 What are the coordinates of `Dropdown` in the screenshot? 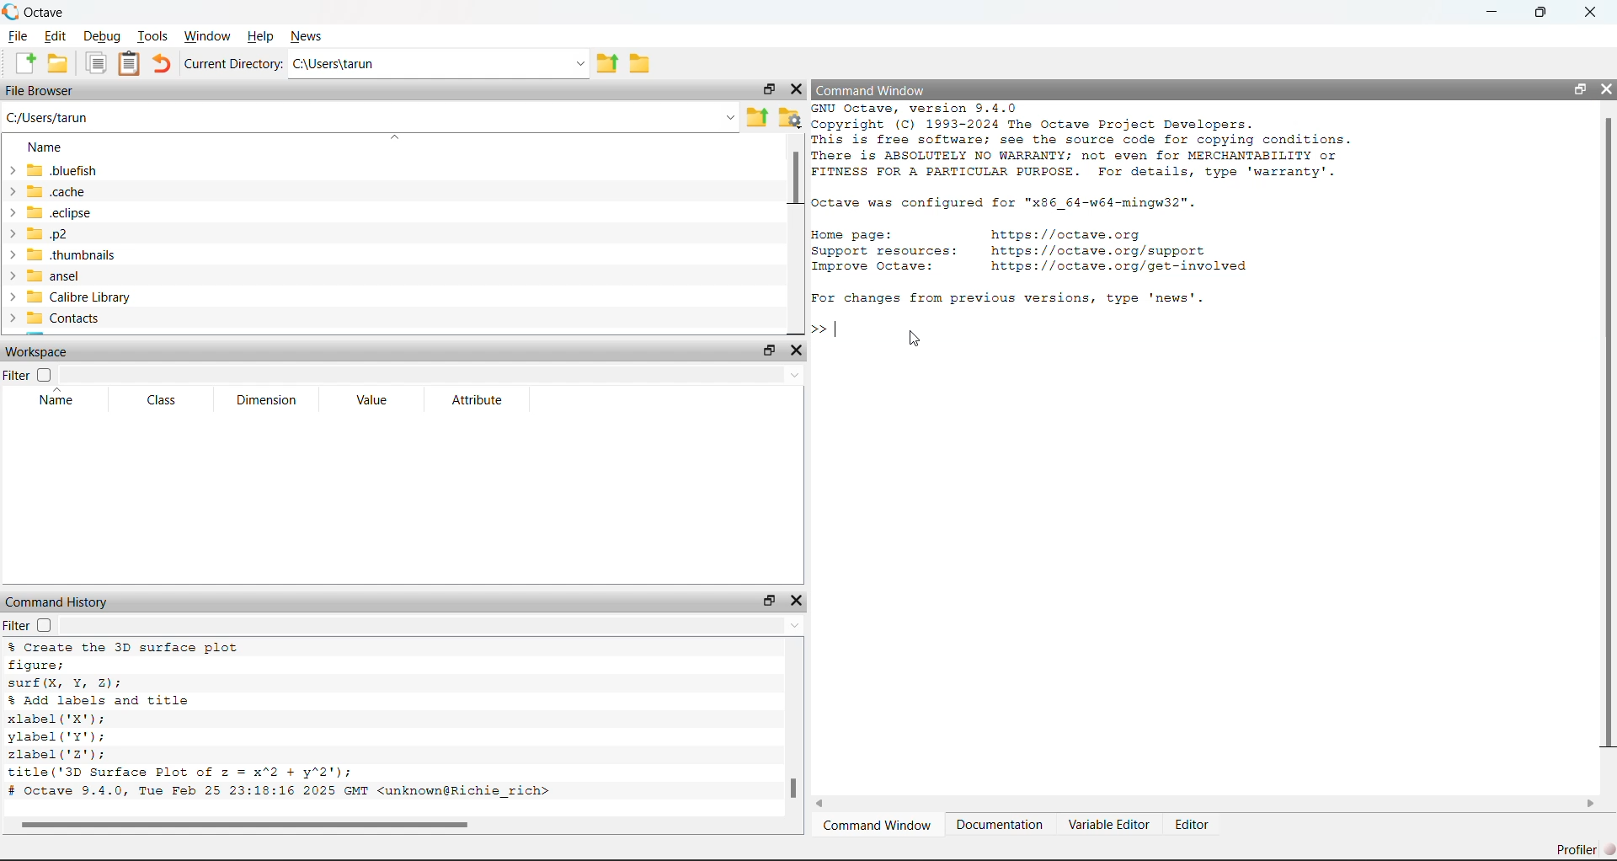 It's located at (432, 373).